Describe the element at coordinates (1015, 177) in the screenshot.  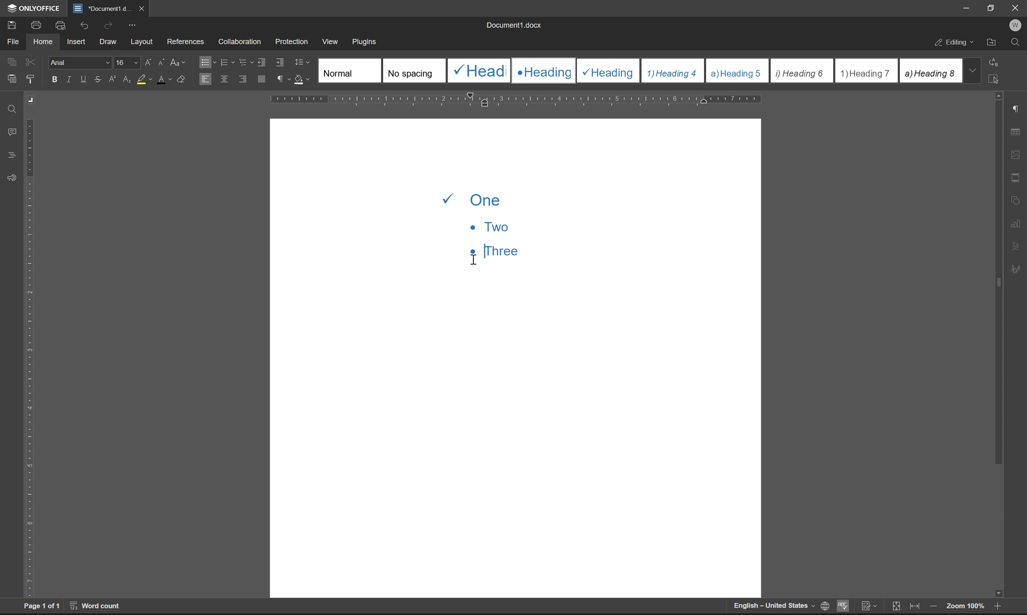
I see `header & footer settings` at that location.